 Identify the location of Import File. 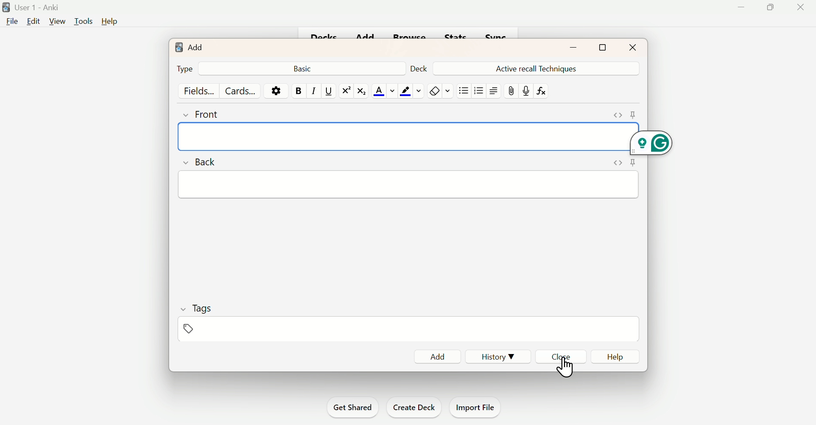
(477, 407).